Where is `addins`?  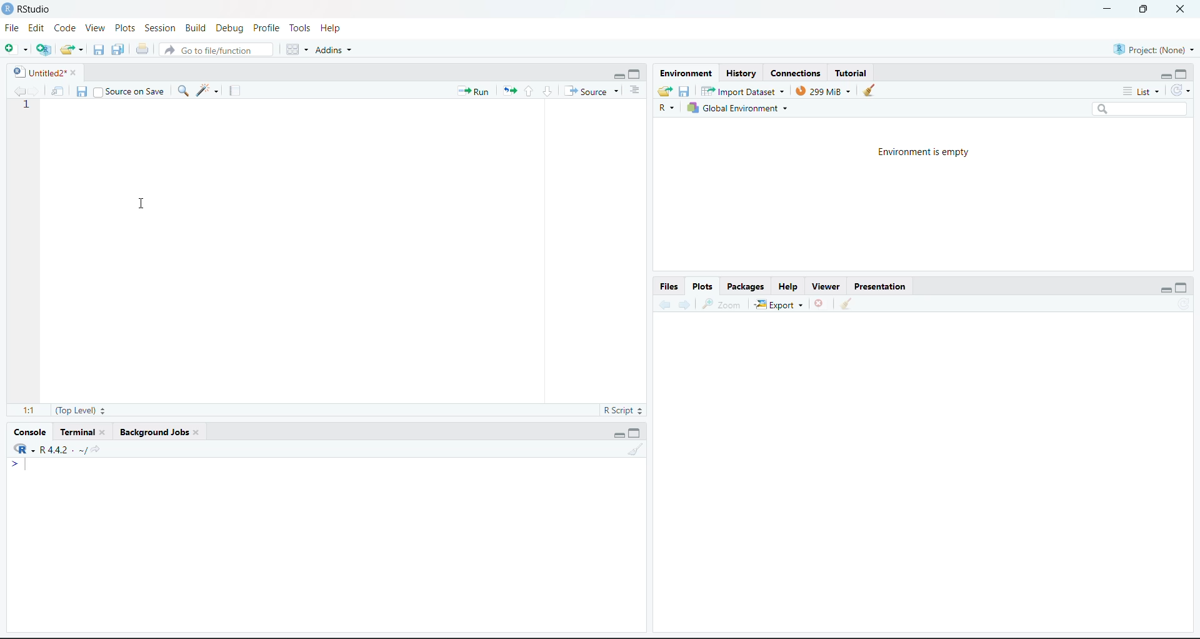
addins is located at coordinates (336, 49).